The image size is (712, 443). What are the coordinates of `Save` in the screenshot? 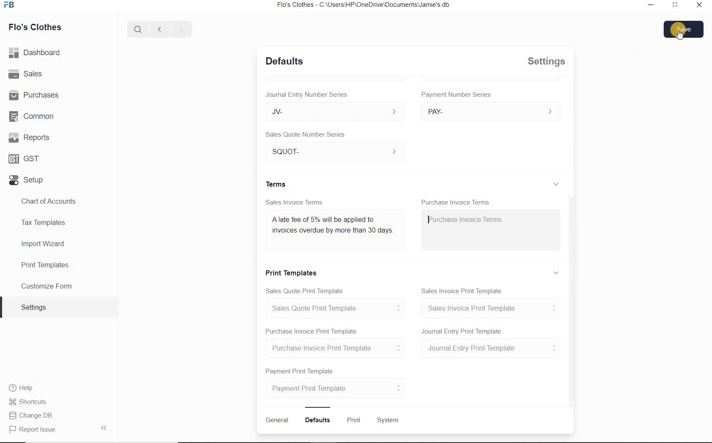 It's located at (684, 30).